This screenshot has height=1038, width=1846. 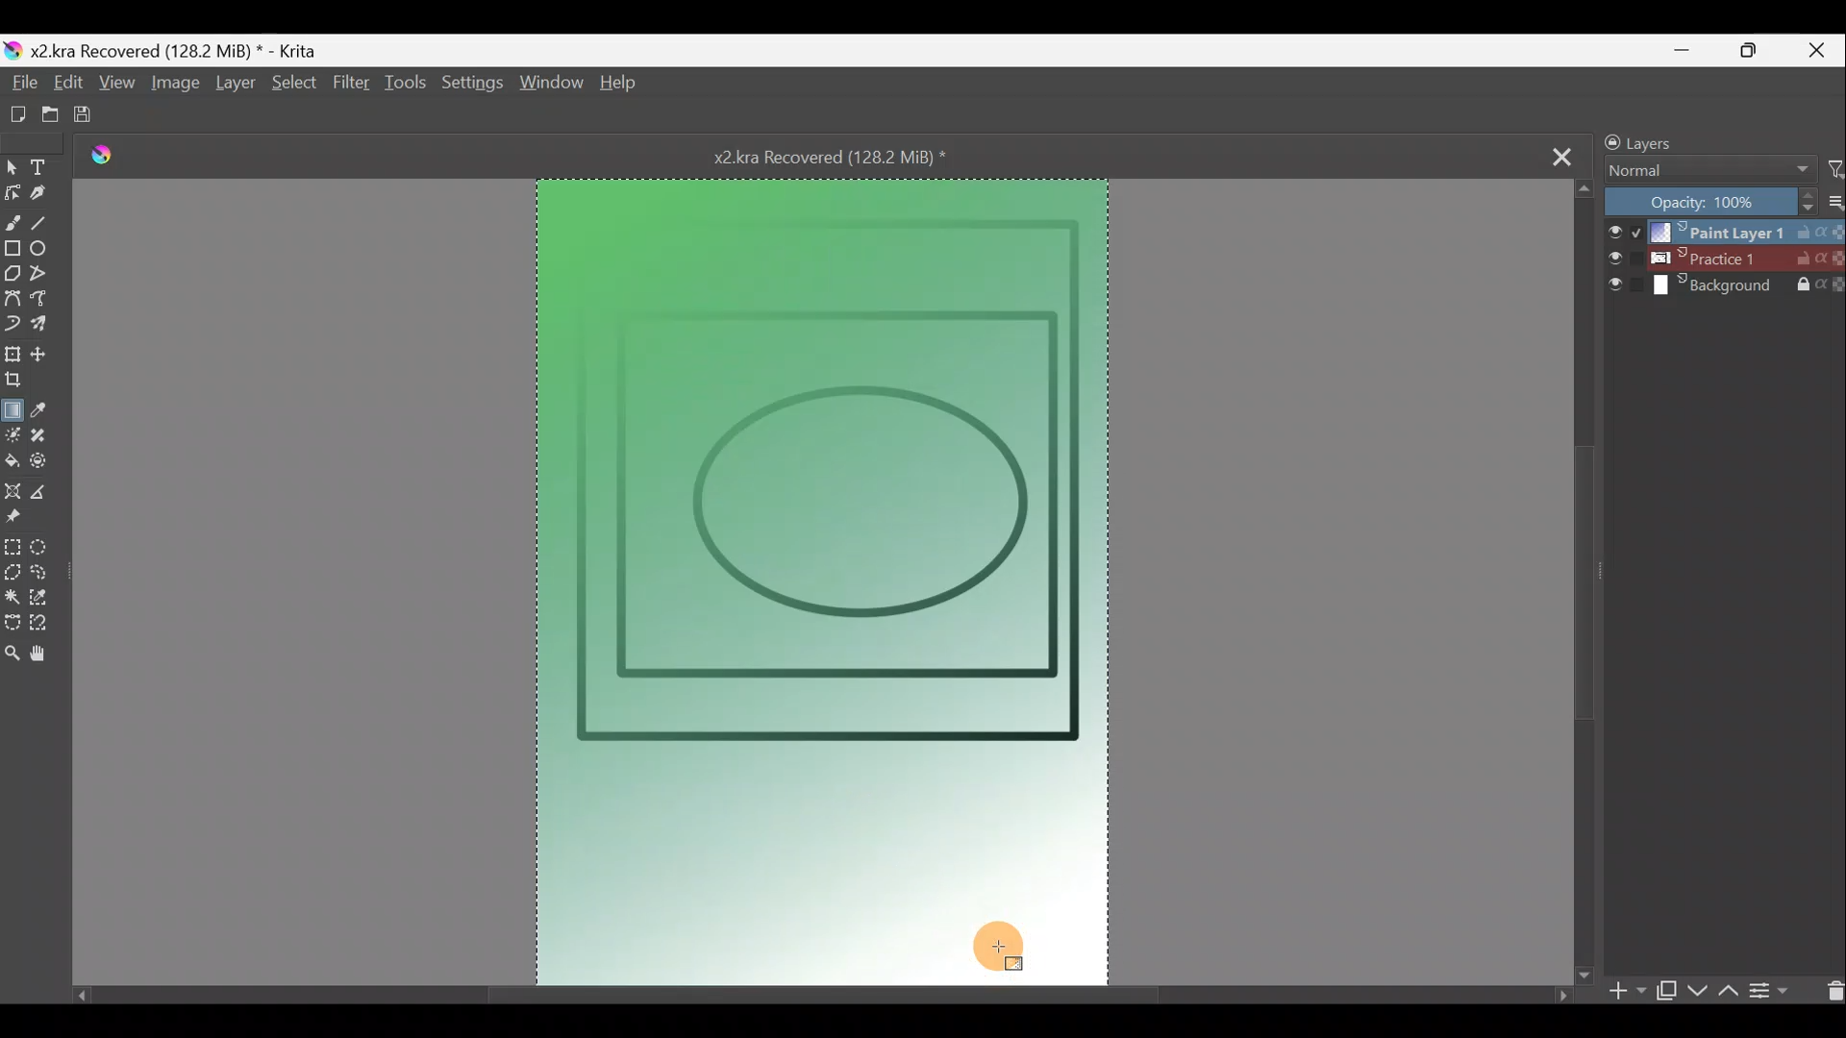 What do you see at coordinates (12, 222) in the screenshot?
I see `Freehand brush tool` at bounding box center [12, 222].